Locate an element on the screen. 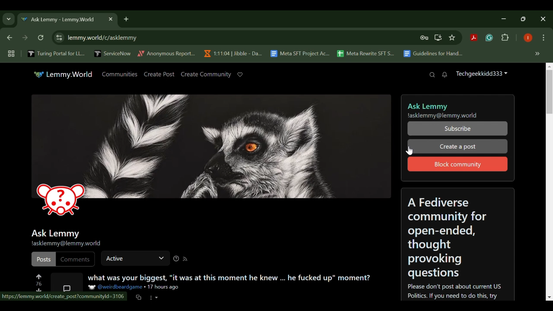  Active is located at coordinates (133, 257).